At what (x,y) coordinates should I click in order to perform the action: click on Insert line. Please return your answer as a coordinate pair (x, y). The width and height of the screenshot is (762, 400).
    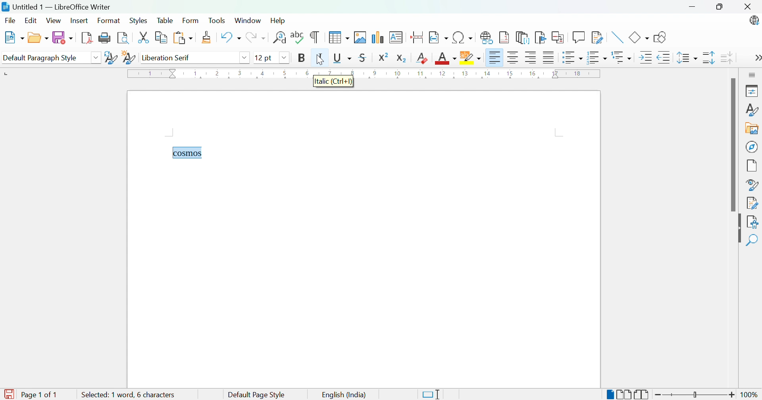
    Looking at the image, I should click on (618, 37).